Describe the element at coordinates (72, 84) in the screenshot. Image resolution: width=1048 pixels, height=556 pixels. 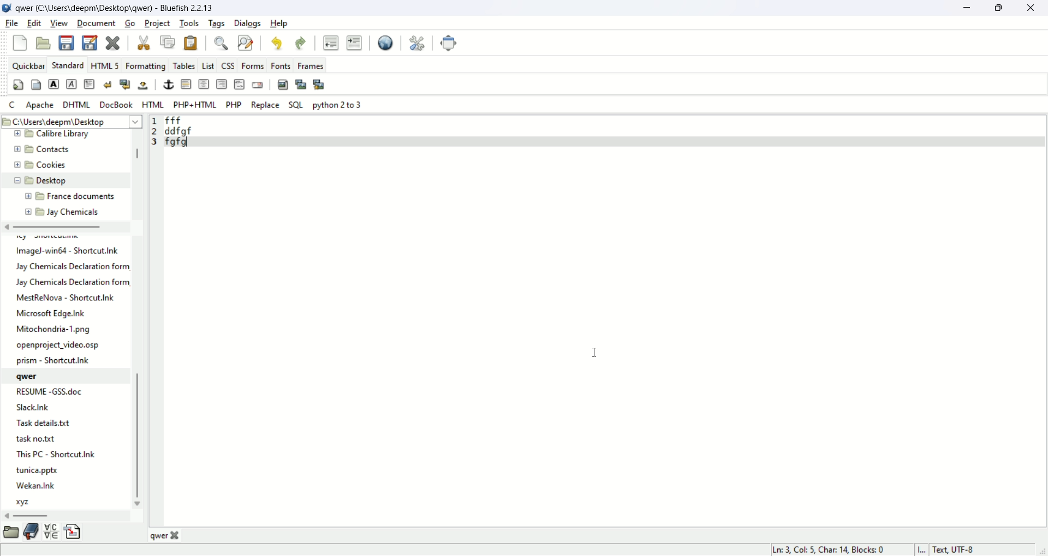
I see `emphasis` at that location.